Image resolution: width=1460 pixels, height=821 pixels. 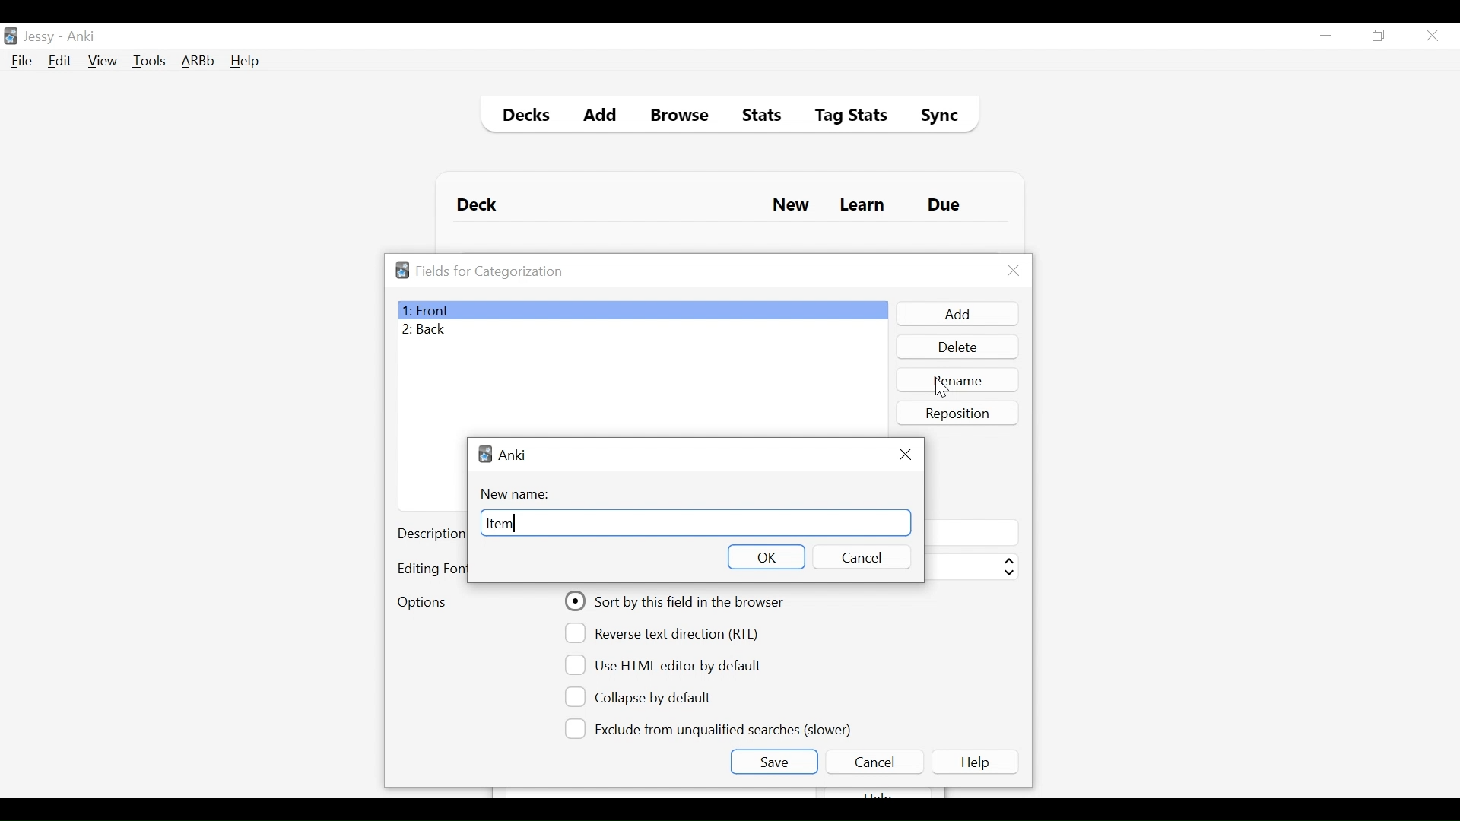 What do you see at coordinates (711, 727) in the screenshot?
I see `(un)select Exclude from unqualified searches` at bounding box center [711, 727].